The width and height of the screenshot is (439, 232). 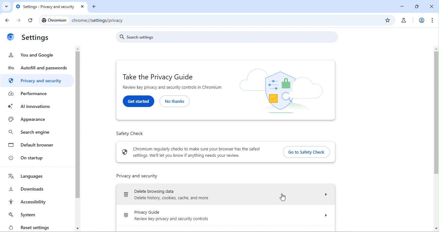 I want to click on review key privacy and security controls, so click(x=172, y=219).